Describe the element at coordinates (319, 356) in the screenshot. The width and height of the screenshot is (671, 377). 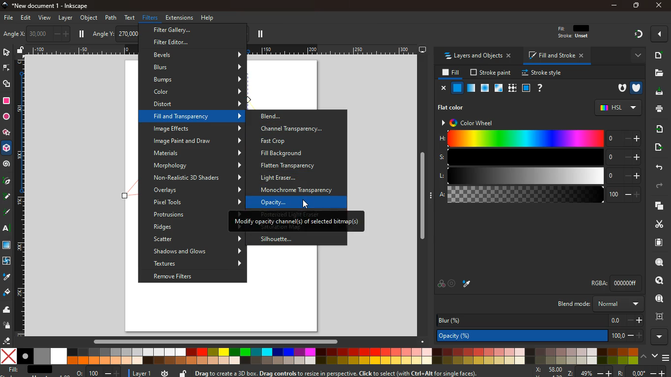
I see `color` at that location.